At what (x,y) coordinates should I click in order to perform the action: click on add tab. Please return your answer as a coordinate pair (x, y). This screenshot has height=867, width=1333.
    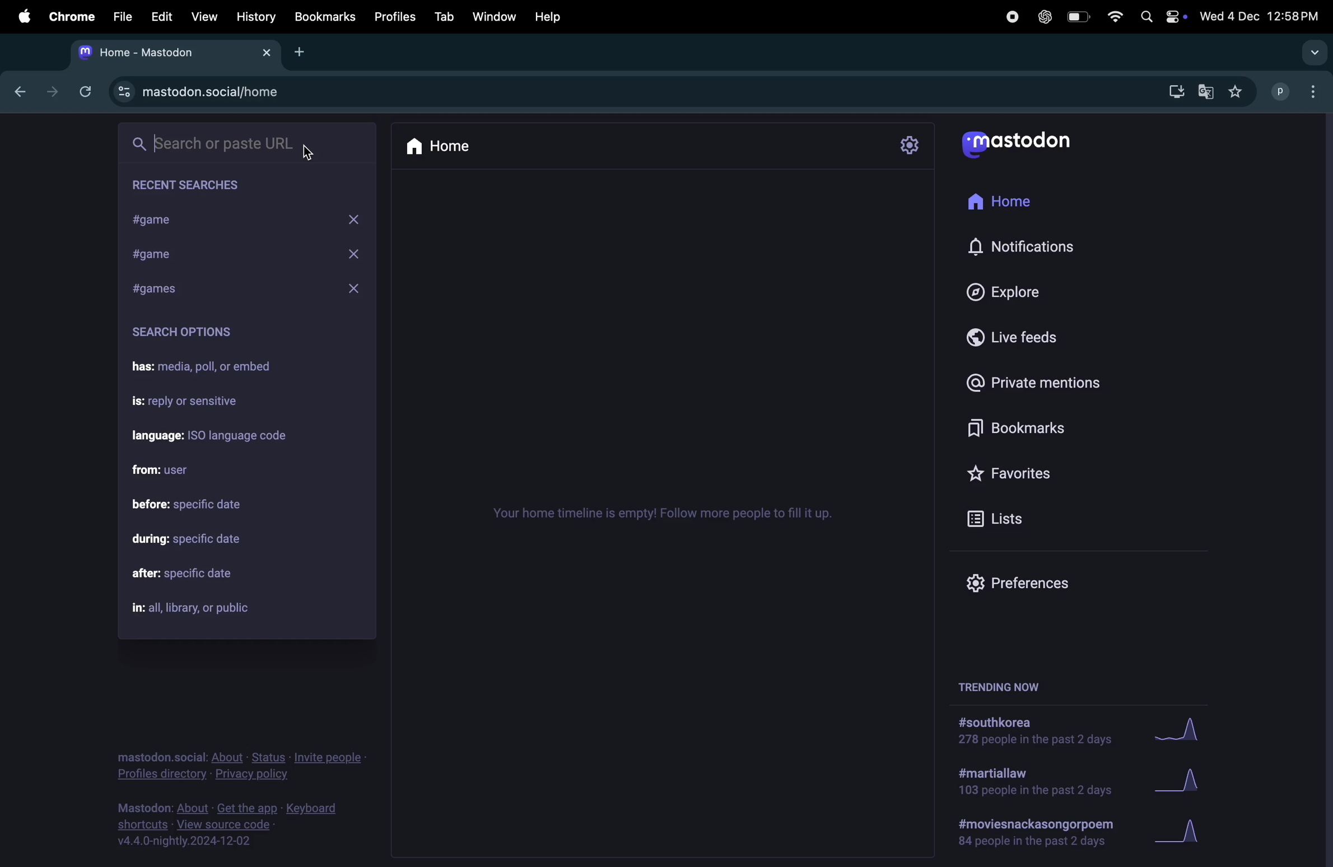
    Looking at the image, I should click on (304, 52).